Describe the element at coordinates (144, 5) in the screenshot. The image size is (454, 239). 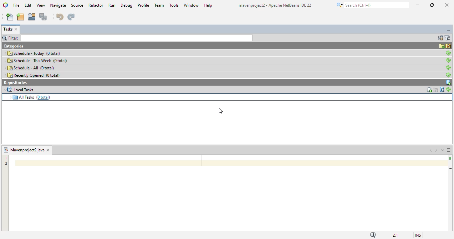
I see `profile` at that location.